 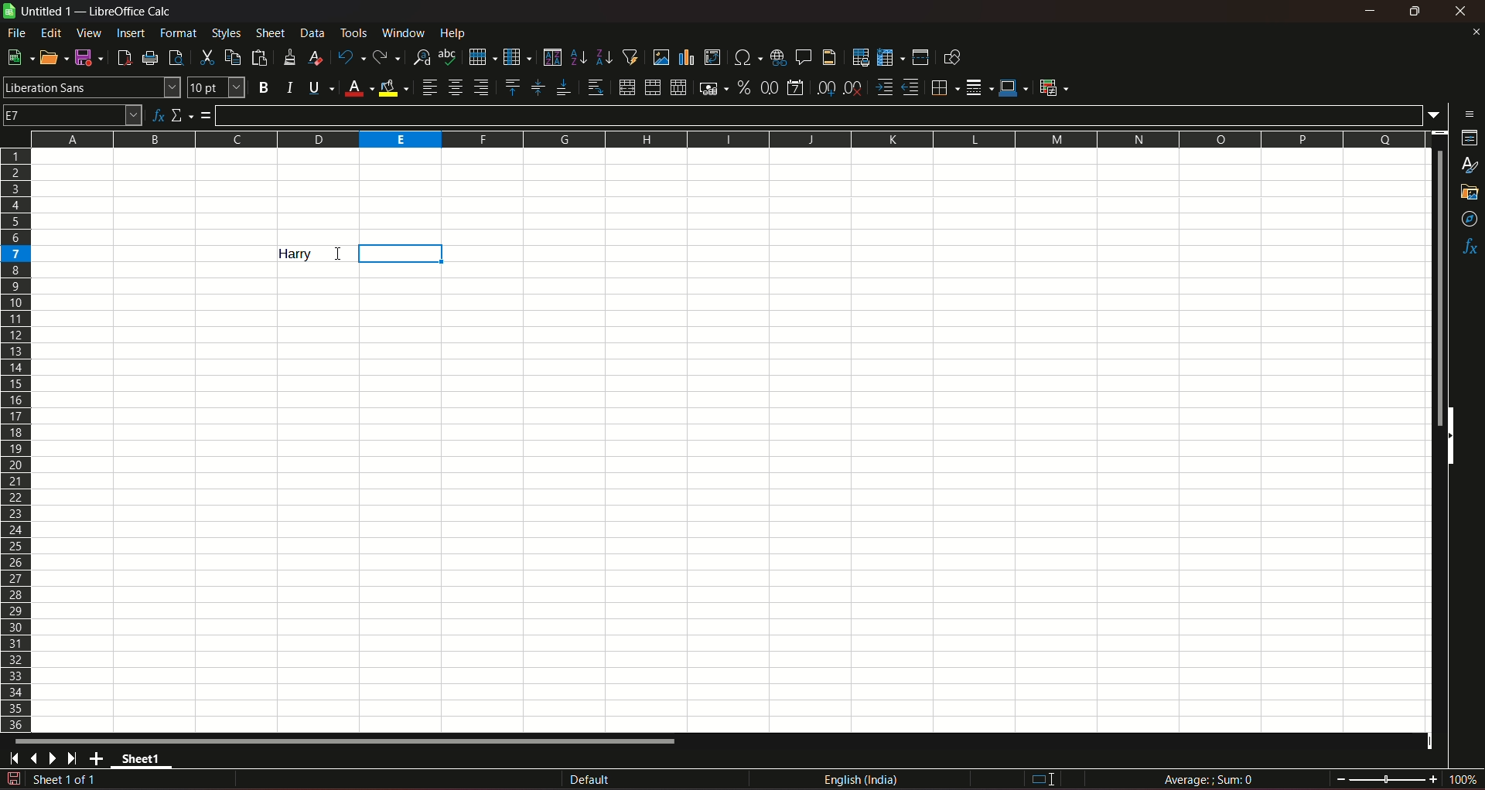 What do you see at coordinates (910, 87) in the screenshot?
I see `decrease indent` at bounding box center [910, 87].